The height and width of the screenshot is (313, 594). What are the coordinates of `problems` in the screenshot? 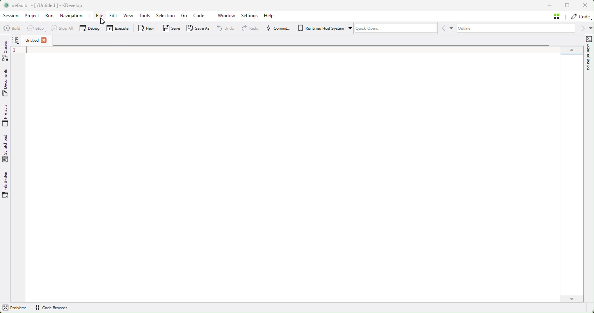 It's located at (16, 308).